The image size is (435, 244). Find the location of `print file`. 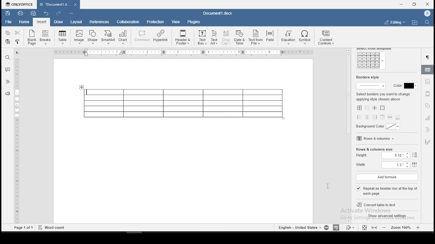

print file is located at coordinates (20, 13).